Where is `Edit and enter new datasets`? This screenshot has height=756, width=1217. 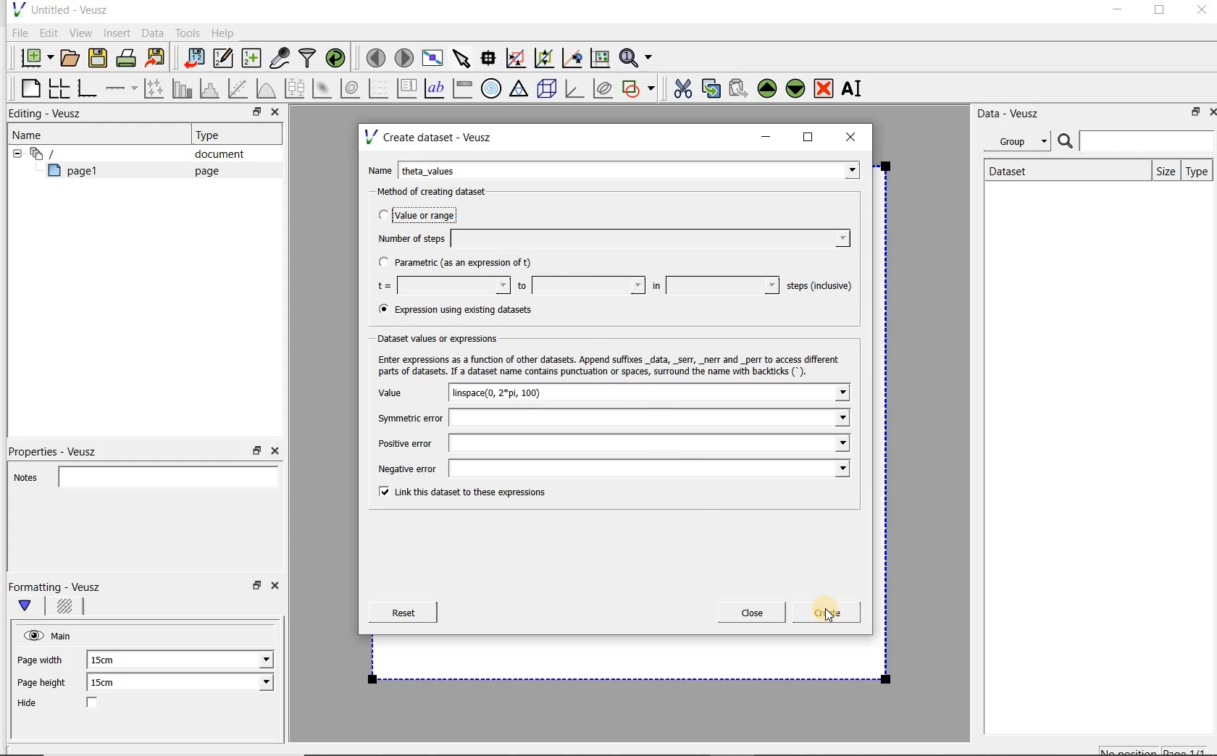 Edit and enter new datasets is located at coordinates (224, 59).